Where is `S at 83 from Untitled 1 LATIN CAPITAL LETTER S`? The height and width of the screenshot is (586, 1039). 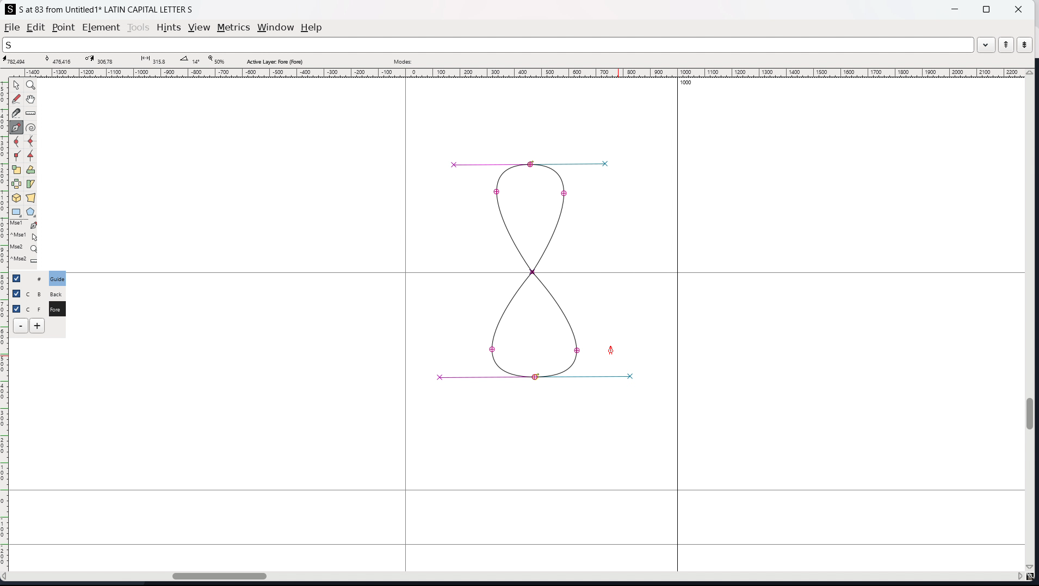 S at 83 from Untitled 1 LATIN CAPITAL LETTER S is located at coordinates (107, 9).